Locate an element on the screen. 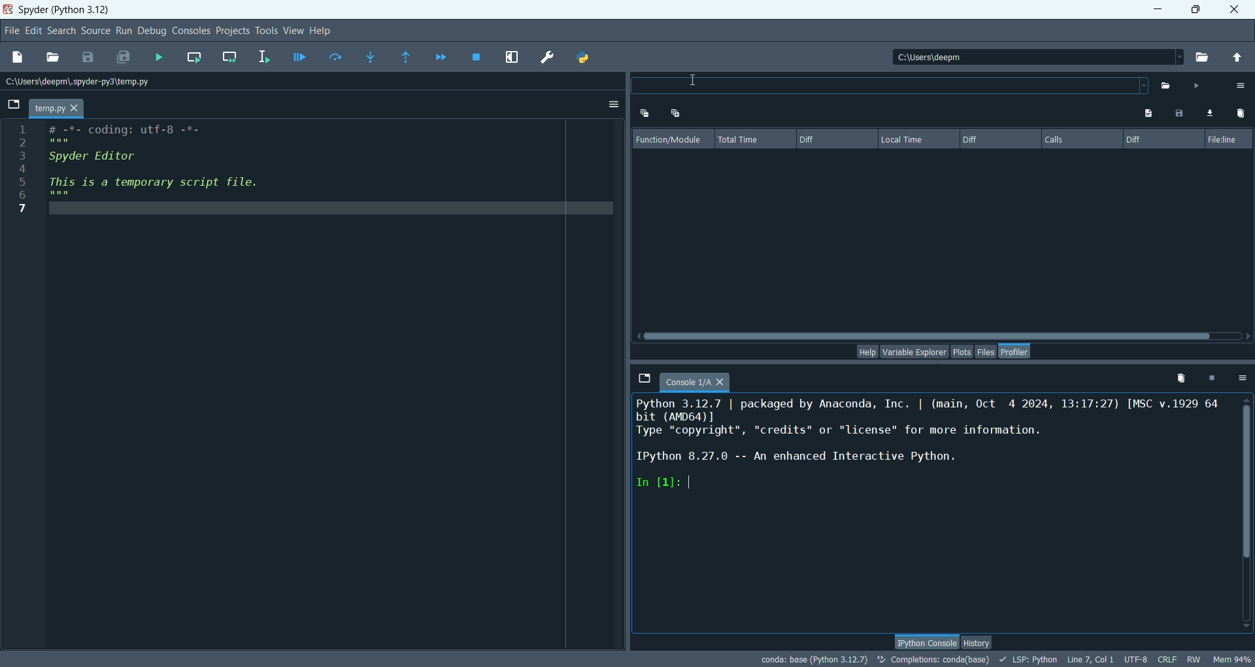 This screenshot has height=667, width=1255. history is located at coordinates (979, 642).